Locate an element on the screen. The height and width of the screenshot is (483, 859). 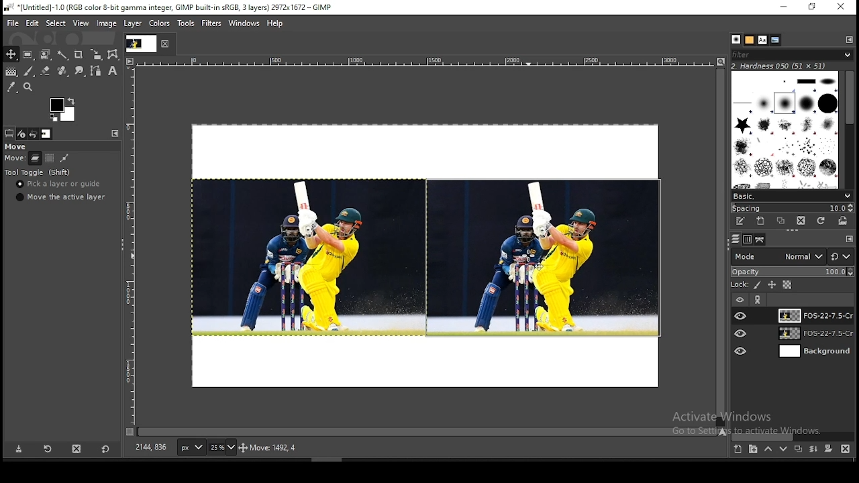
tool is located at coordinates (850, 239).